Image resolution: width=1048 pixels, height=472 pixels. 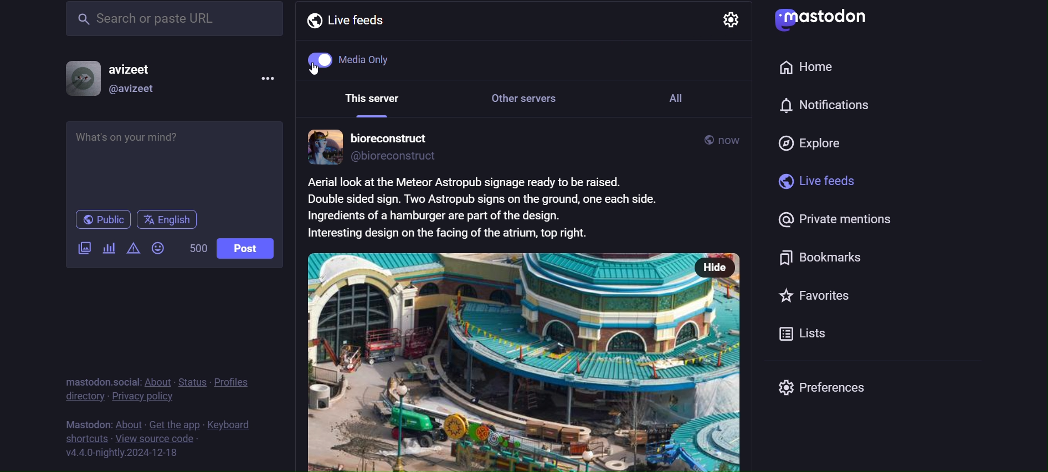 I want to click on live feeds, so click(x=813, y=185).